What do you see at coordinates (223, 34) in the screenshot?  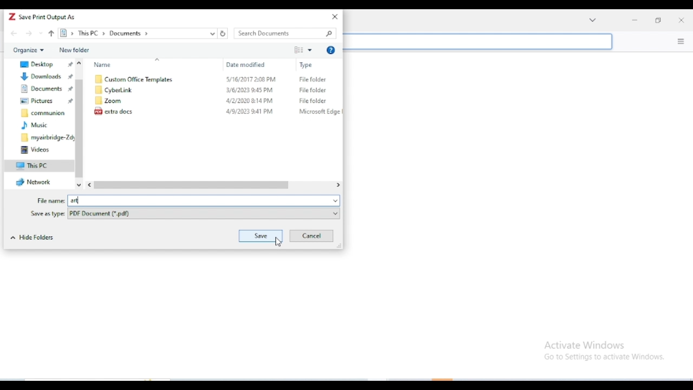 I see `Refresh ` at bounding box center [223, 34].